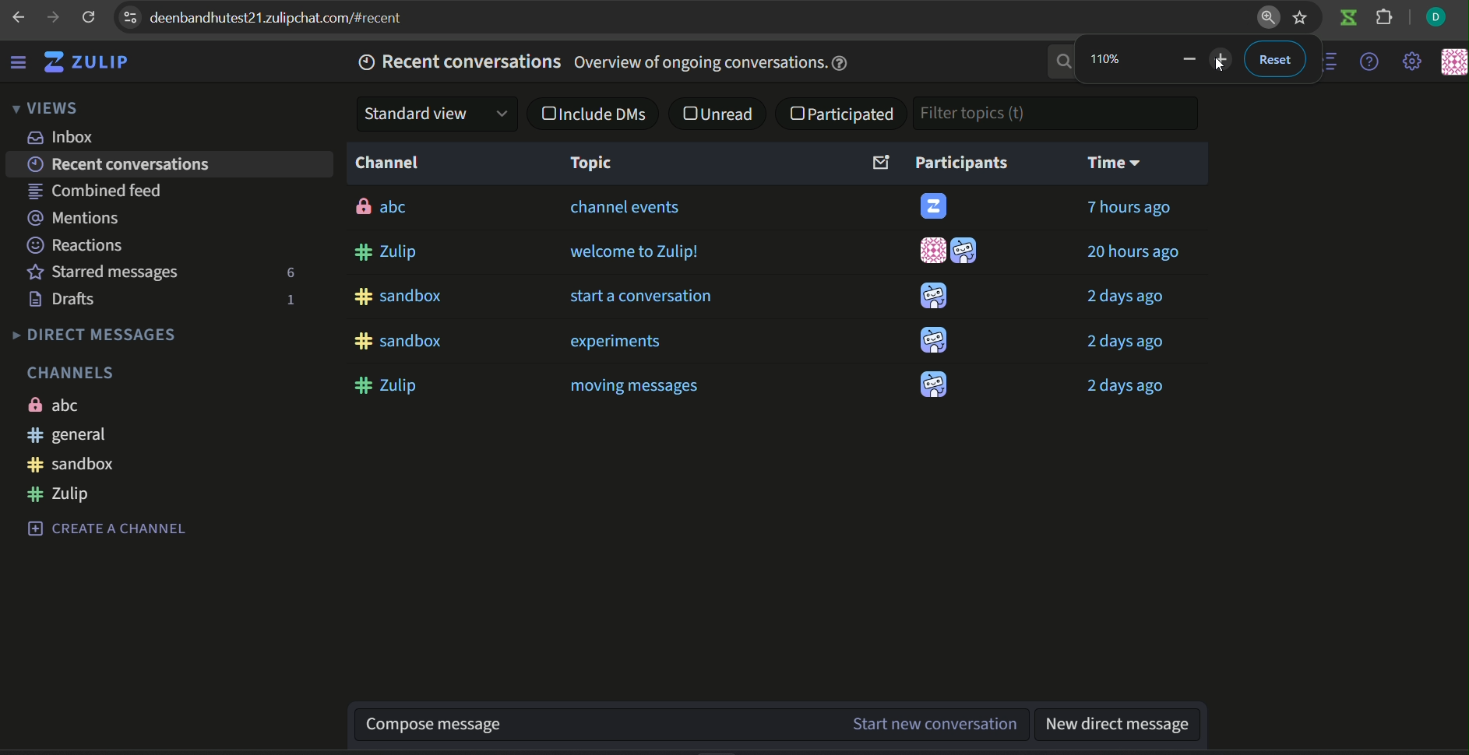  Describe the element at coordinates (1126, 298) in the screenshot. I see `2 days ago` at that location.